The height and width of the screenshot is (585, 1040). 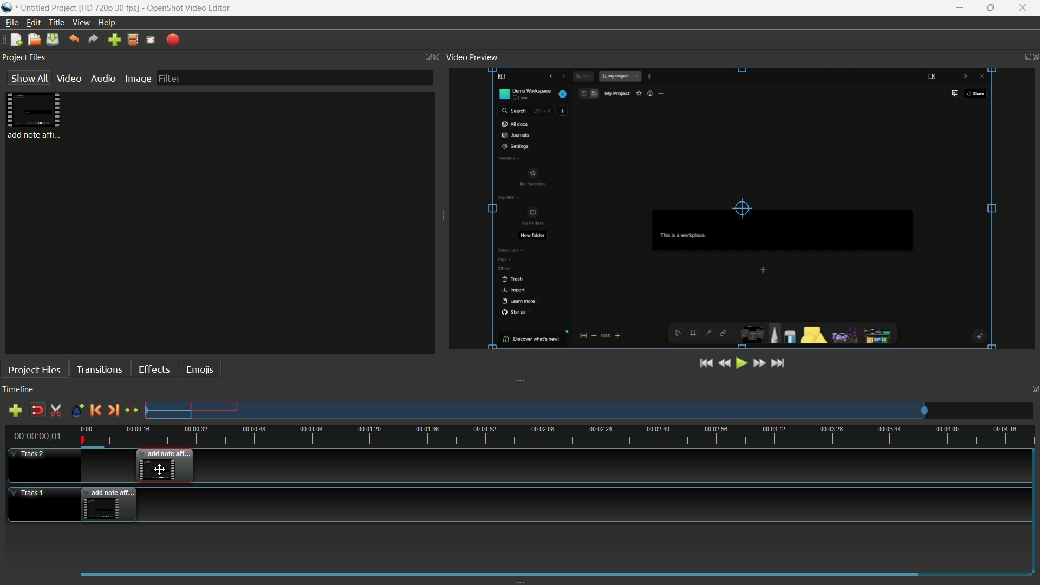 What do you see at coordinates (99, 369) in the screenshot?
I see `transactions` at bounding box center [99, 369].